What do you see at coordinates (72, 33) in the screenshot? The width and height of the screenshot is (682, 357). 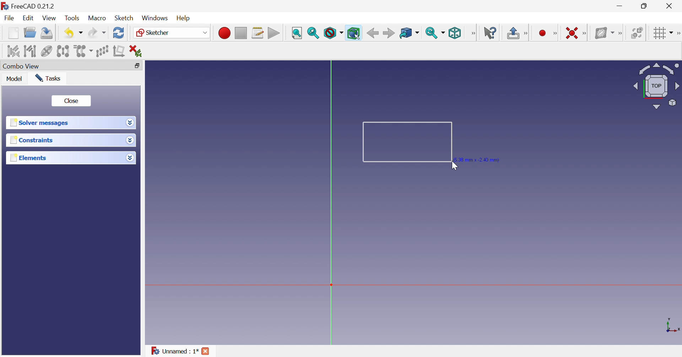 I see `Save` at bounding box center [72, 33].